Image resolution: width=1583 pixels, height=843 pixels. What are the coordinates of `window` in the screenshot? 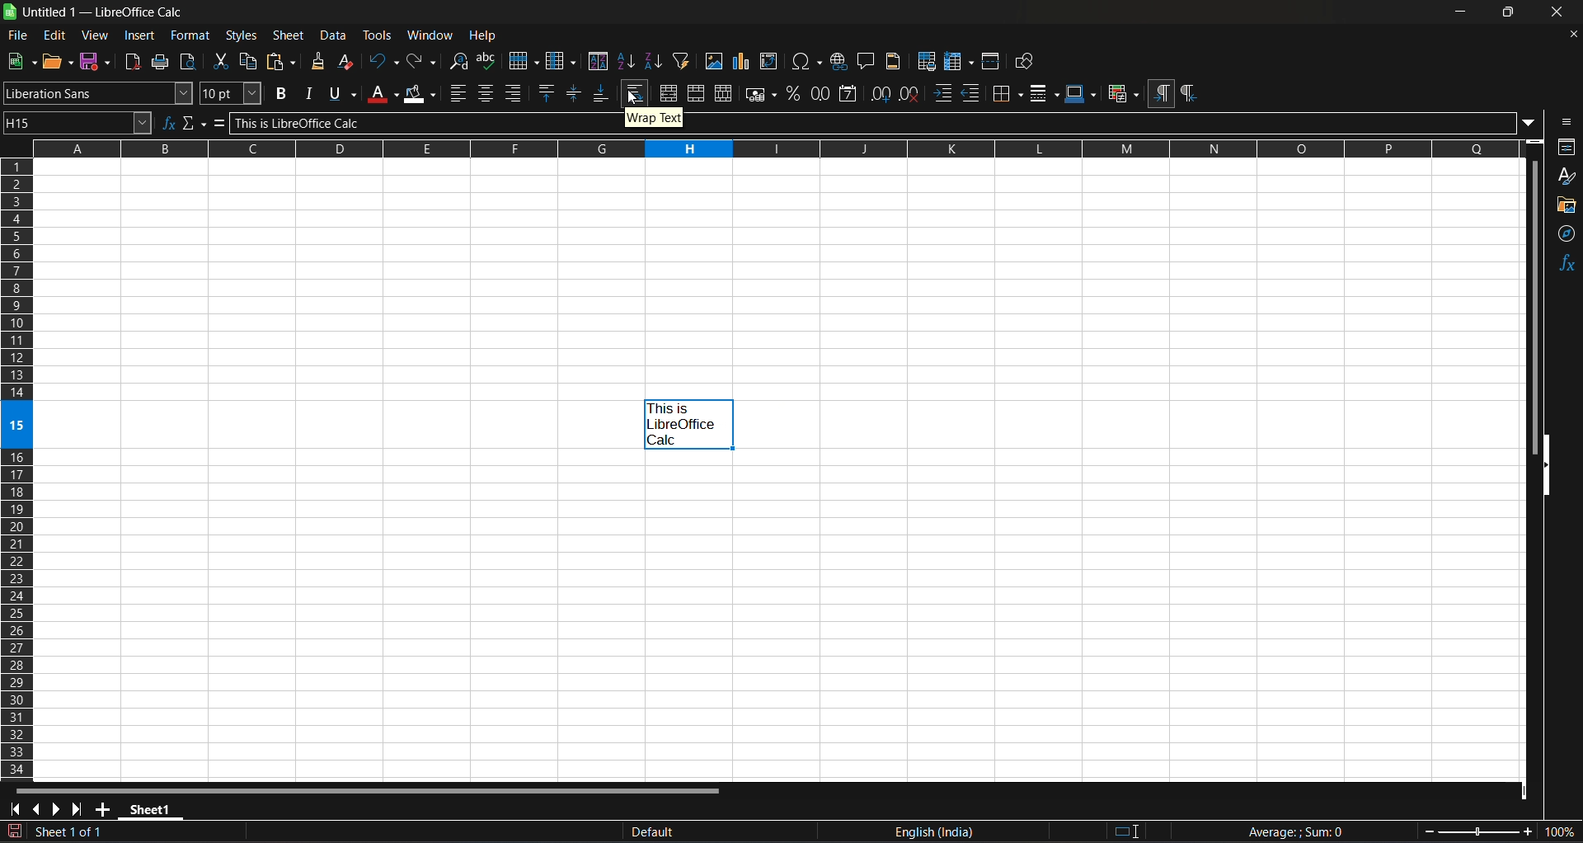 It's located at (430, 35).